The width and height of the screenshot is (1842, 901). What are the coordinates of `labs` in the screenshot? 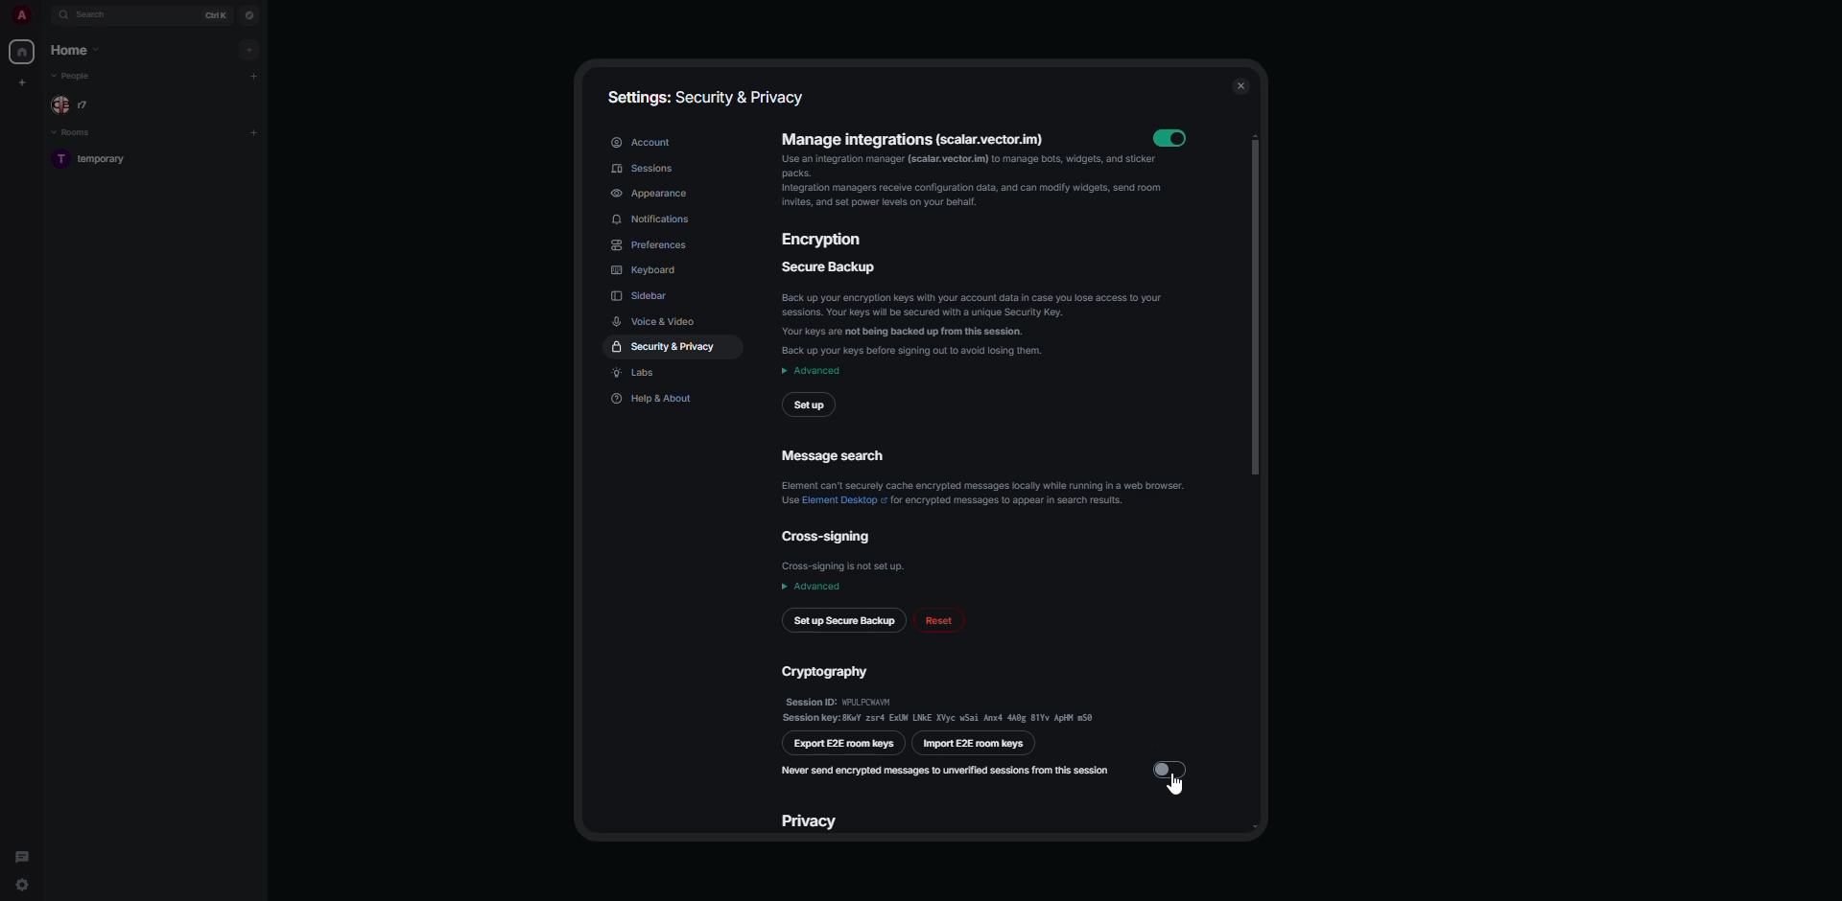 It's located at (640, 374).